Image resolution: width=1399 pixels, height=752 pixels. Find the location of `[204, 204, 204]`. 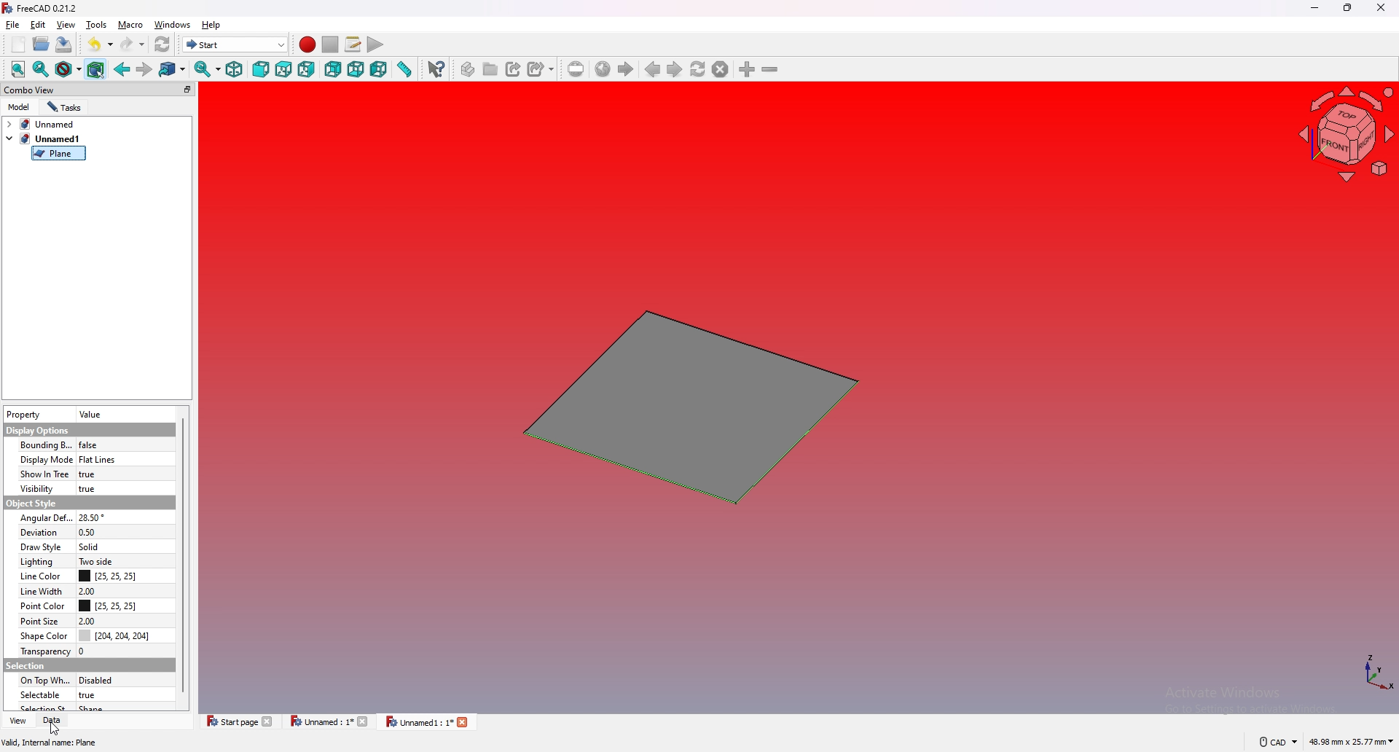

[204, 204, 204] is located at coordinates (116, 634).